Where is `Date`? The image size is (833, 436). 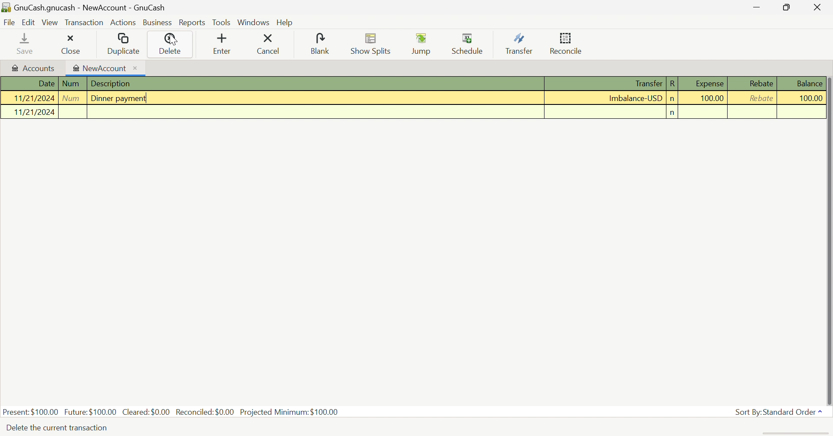 Date is located at coordinates (46, 84).